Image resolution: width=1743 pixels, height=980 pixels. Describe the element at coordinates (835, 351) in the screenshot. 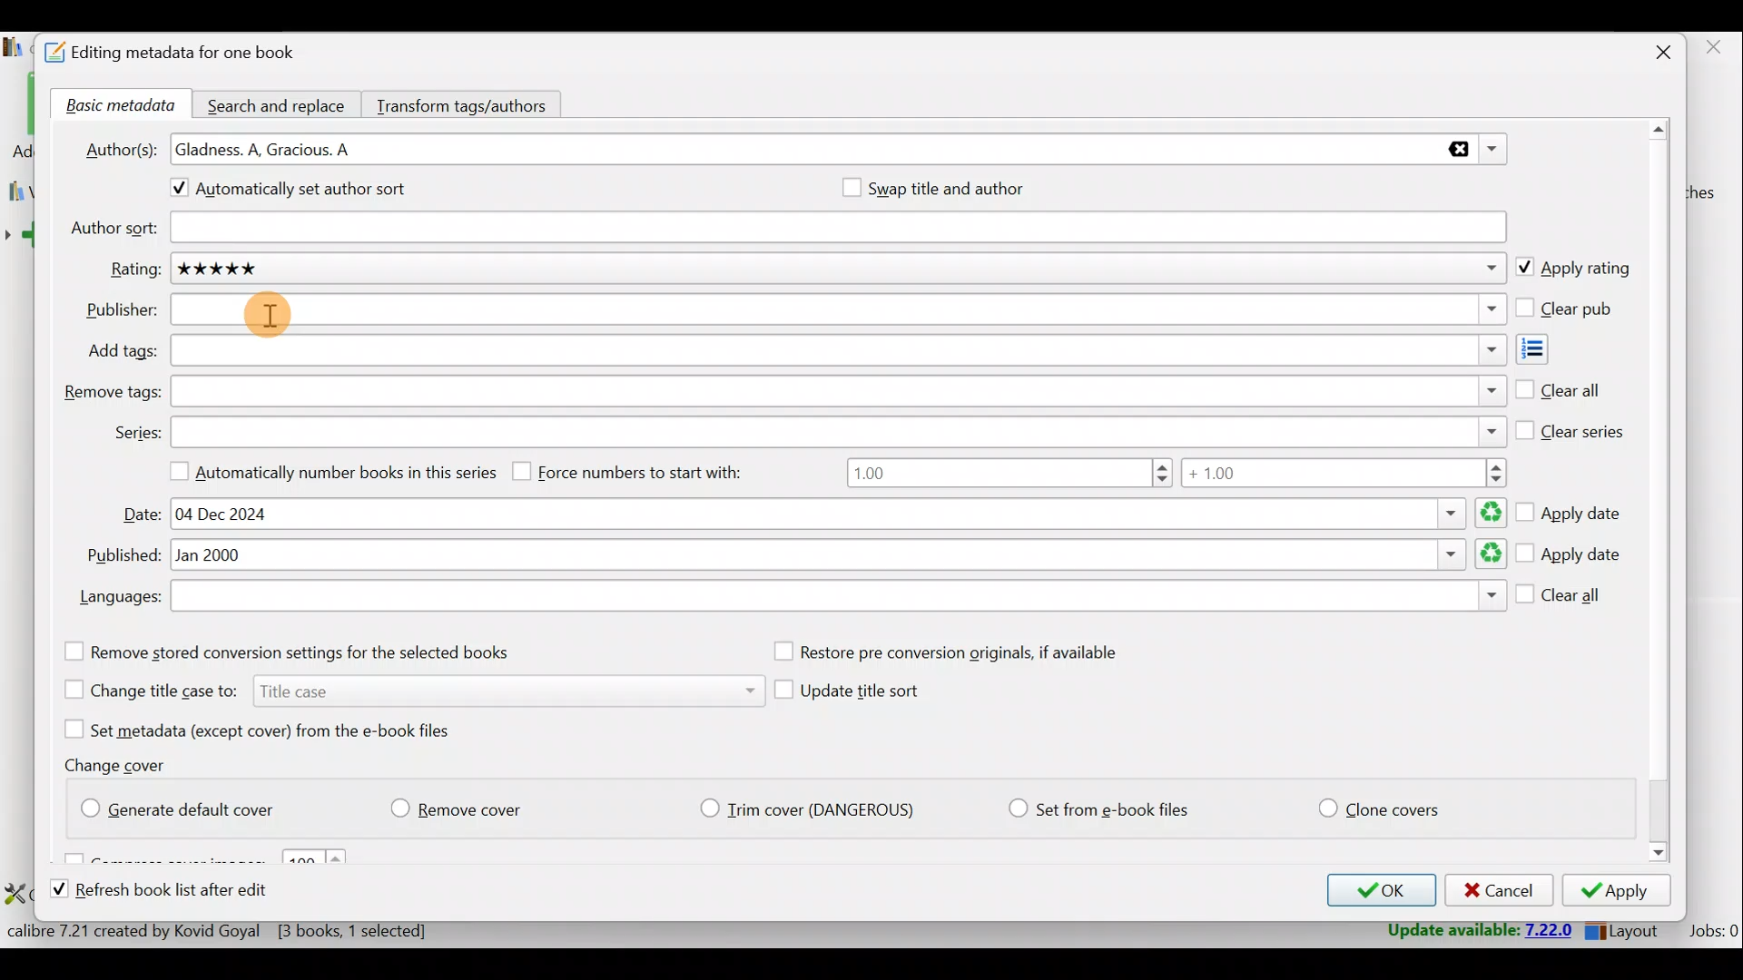

I see `Add tags` at that location.